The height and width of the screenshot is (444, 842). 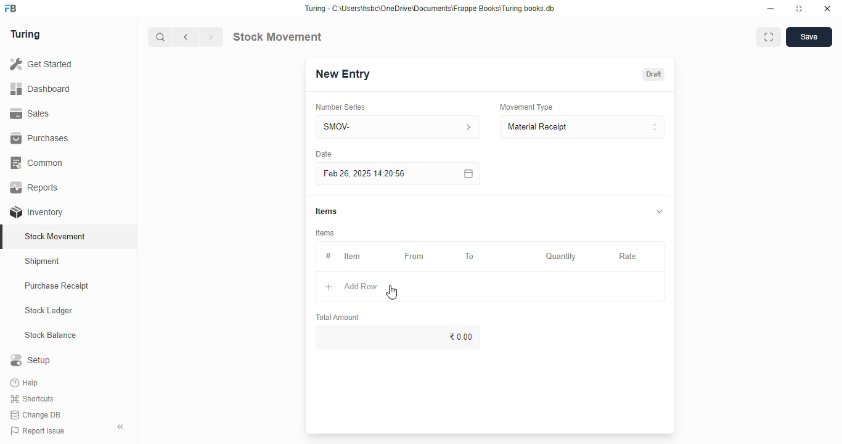 What do you see at coordinates (57, 286) in the screenshot?
I see `purchase receipt` at bounding box center [57, 286].